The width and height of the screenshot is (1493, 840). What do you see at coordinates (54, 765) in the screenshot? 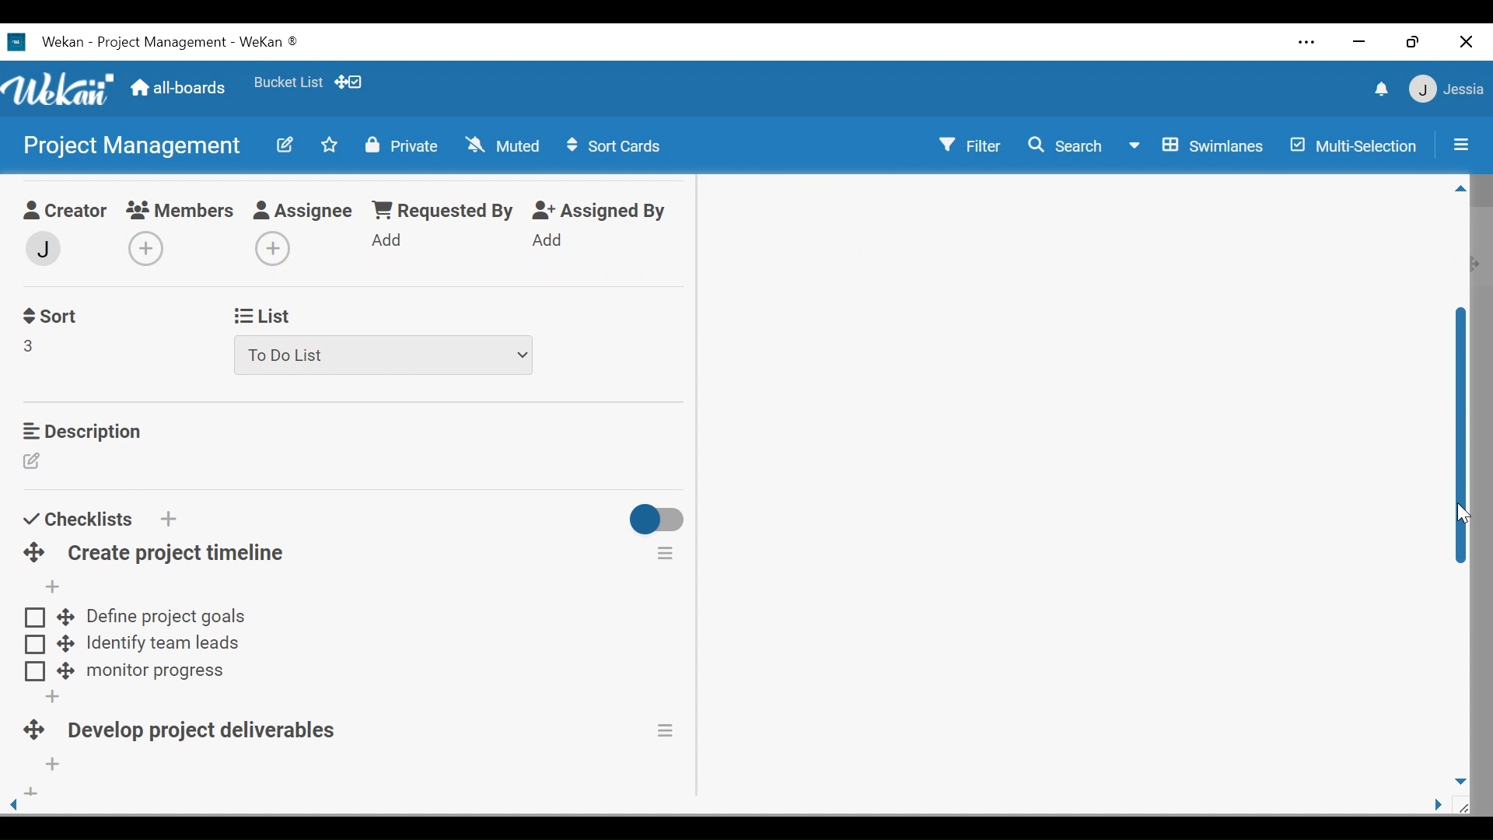
I see `Add checklist item` at bounding box center [54, 765].